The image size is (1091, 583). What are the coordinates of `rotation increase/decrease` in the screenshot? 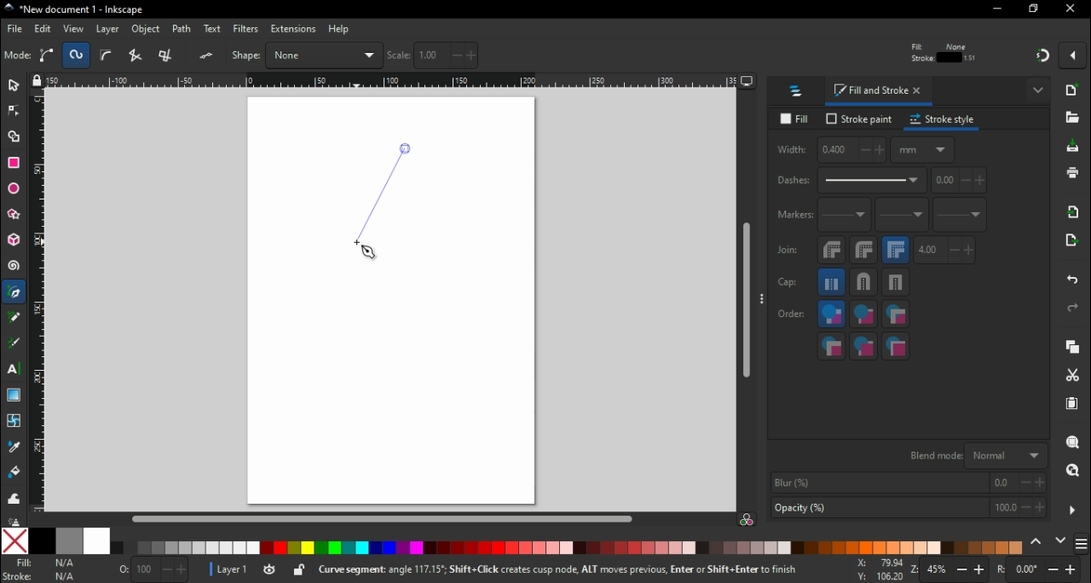 It's located at (1042, 572).